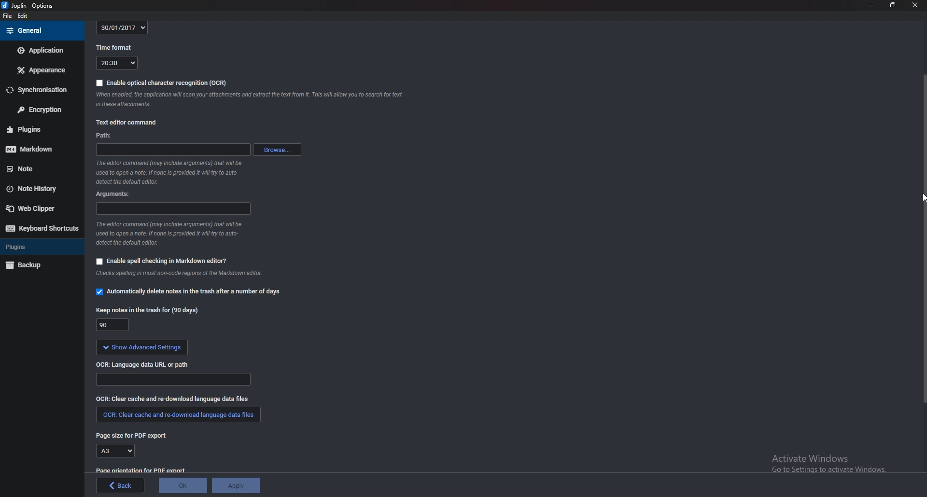 Image resolution: width=927 pixels, height=497 pixels. What do you see at coordinates (236, 486) in the screenshot?
I see `Apply` at bounding box center [236, 486].